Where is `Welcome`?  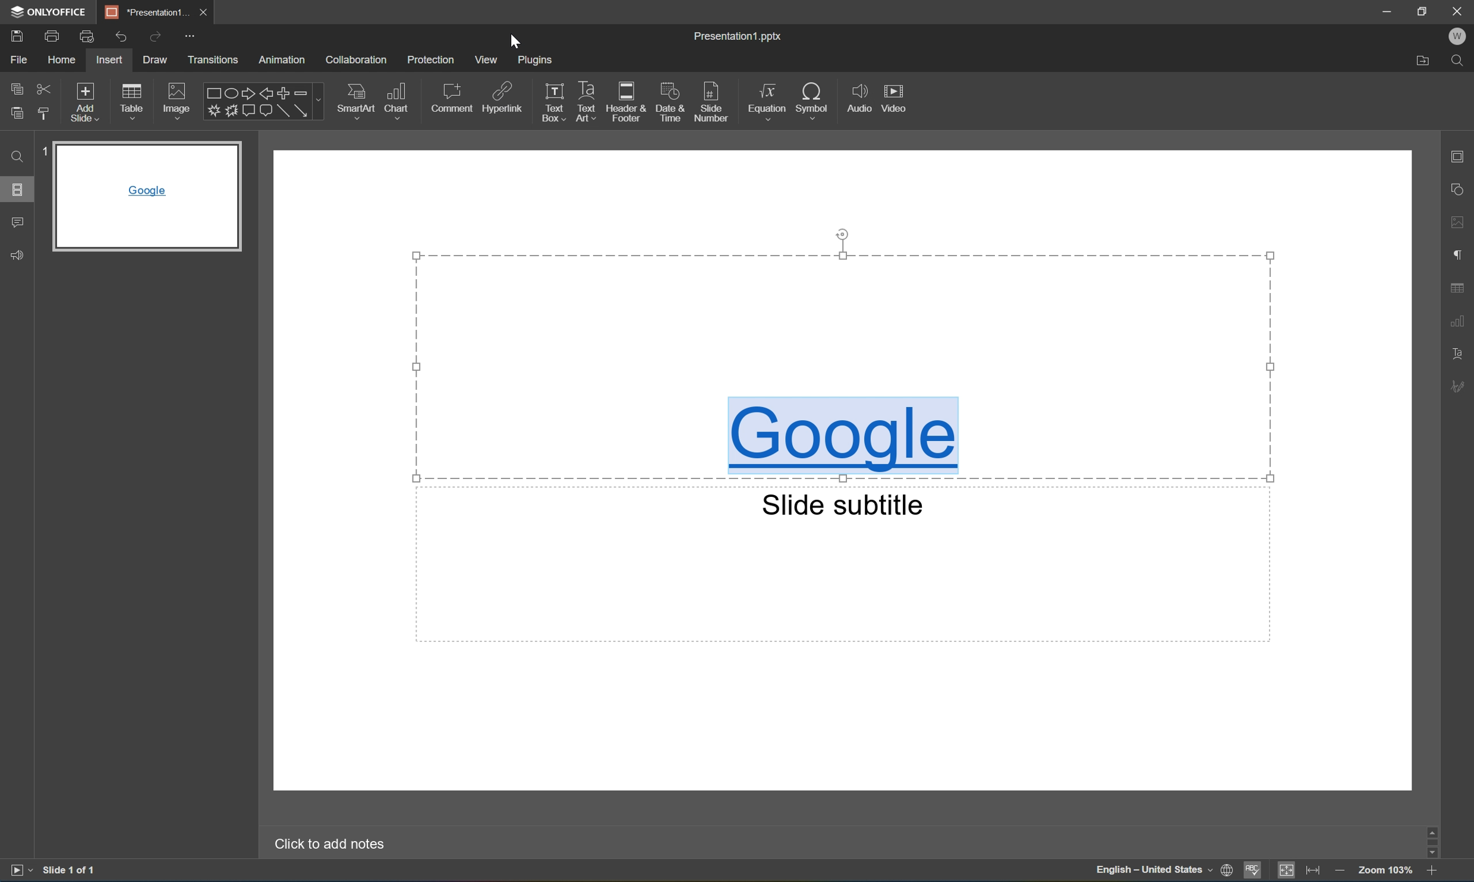
Welcome is located at coordinates (1457, 36).